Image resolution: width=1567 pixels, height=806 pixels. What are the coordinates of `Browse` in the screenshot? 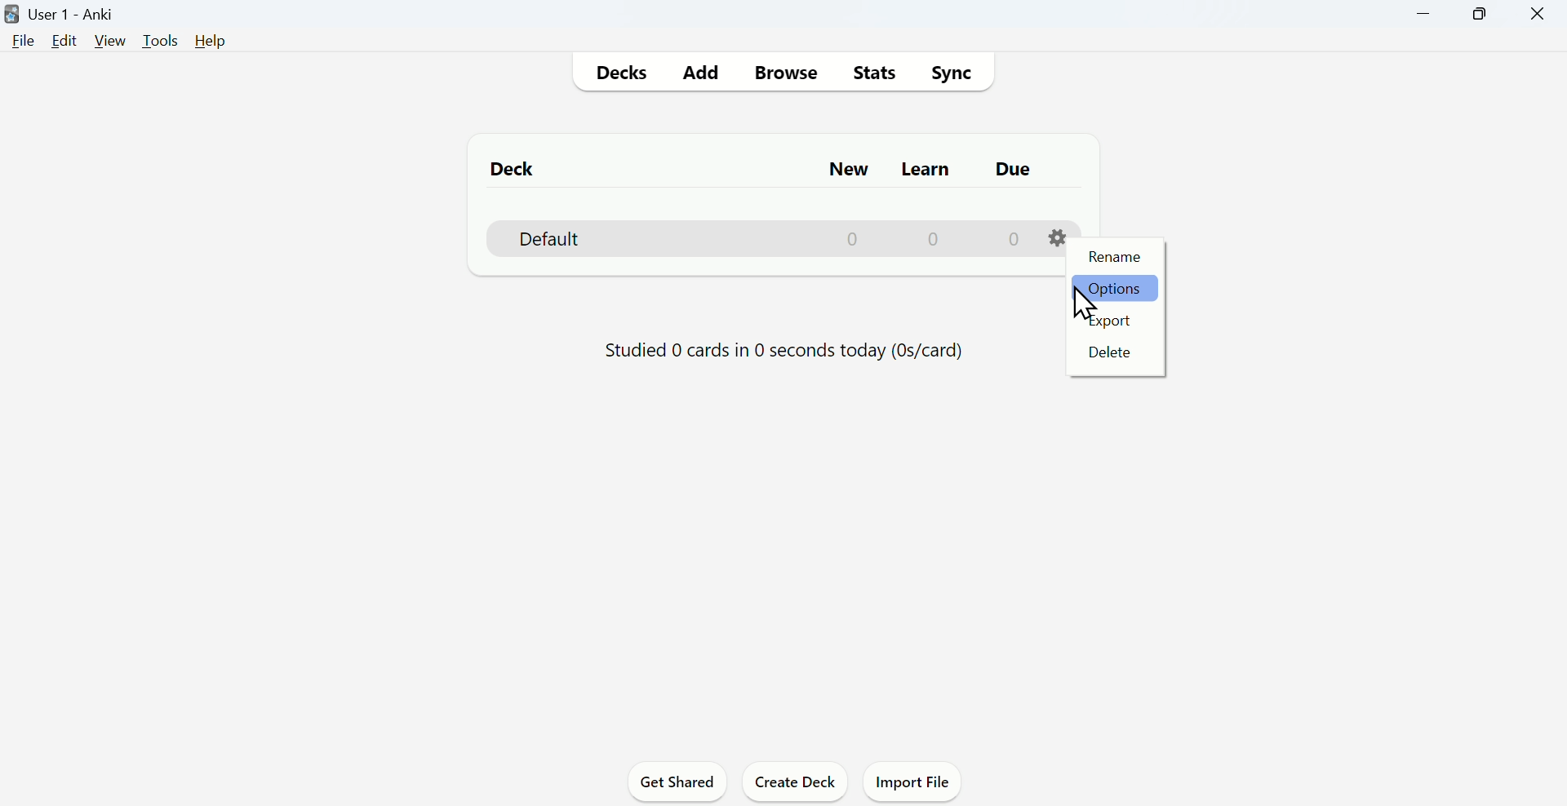 It's located at (779, 72).